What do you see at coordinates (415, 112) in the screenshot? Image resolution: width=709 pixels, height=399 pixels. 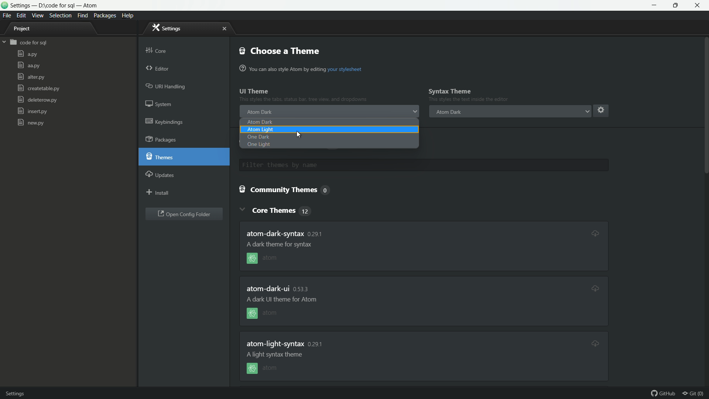 I see `dropdown` at bounding box center [415, 112].